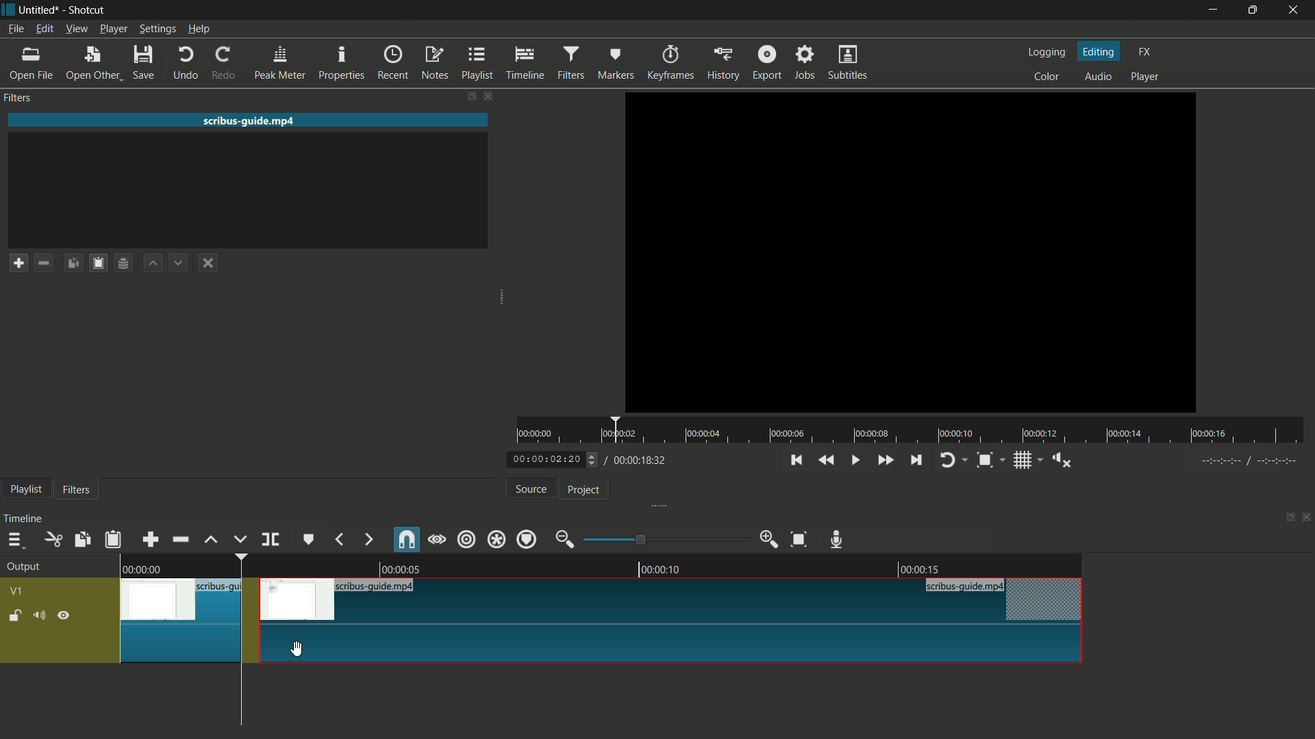  Describe the element at coordinates (271, 539) in the screenshot. I see `split at playhead` at that location.